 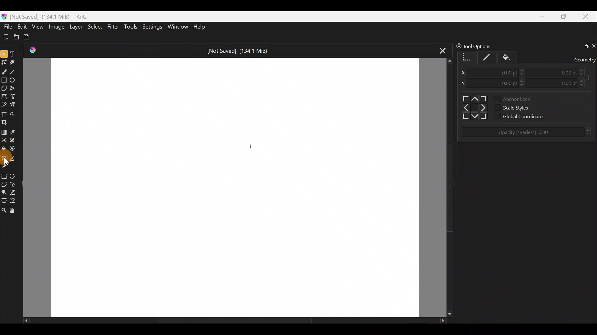 What do you see at coordinates (12, 210) in the screenshot?
I see `Pan tool` at bounding box center [12, 210].